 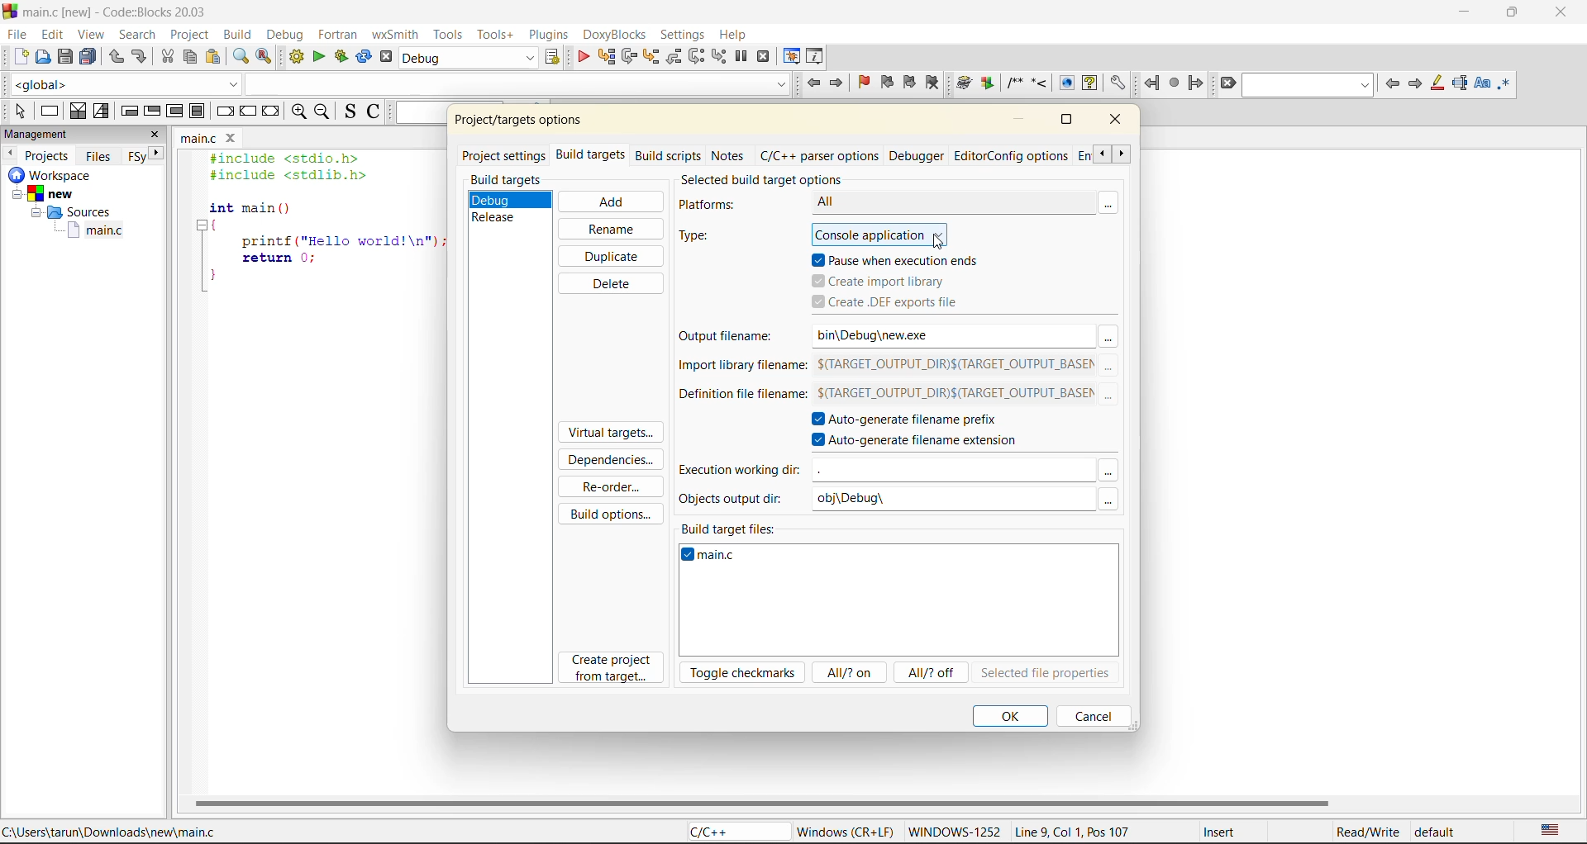 What do you see at coordinates (224, 112) in the screenshot?
I see `break instruction` at bounding box center [224, 112].